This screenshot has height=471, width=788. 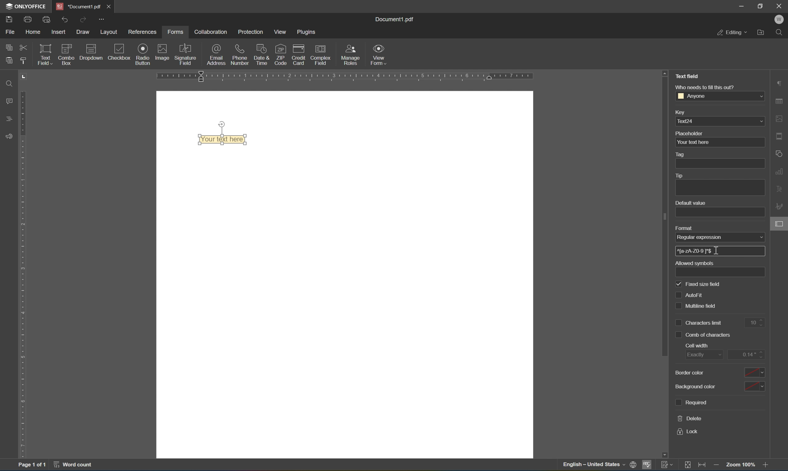 I want to click on signature field, so click(x=186, y=54).